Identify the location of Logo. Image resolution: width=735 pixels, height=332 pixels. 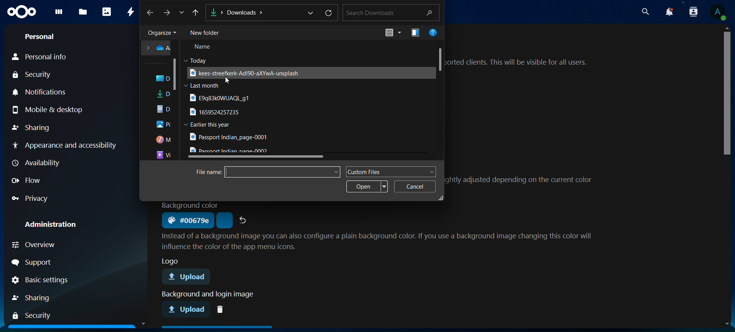
(169, 260).